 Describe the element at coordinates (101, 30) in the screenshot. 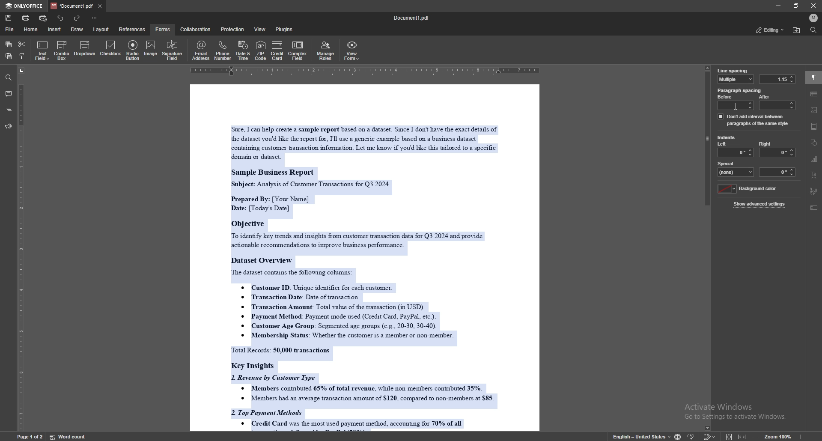

I see `layout` at that location.